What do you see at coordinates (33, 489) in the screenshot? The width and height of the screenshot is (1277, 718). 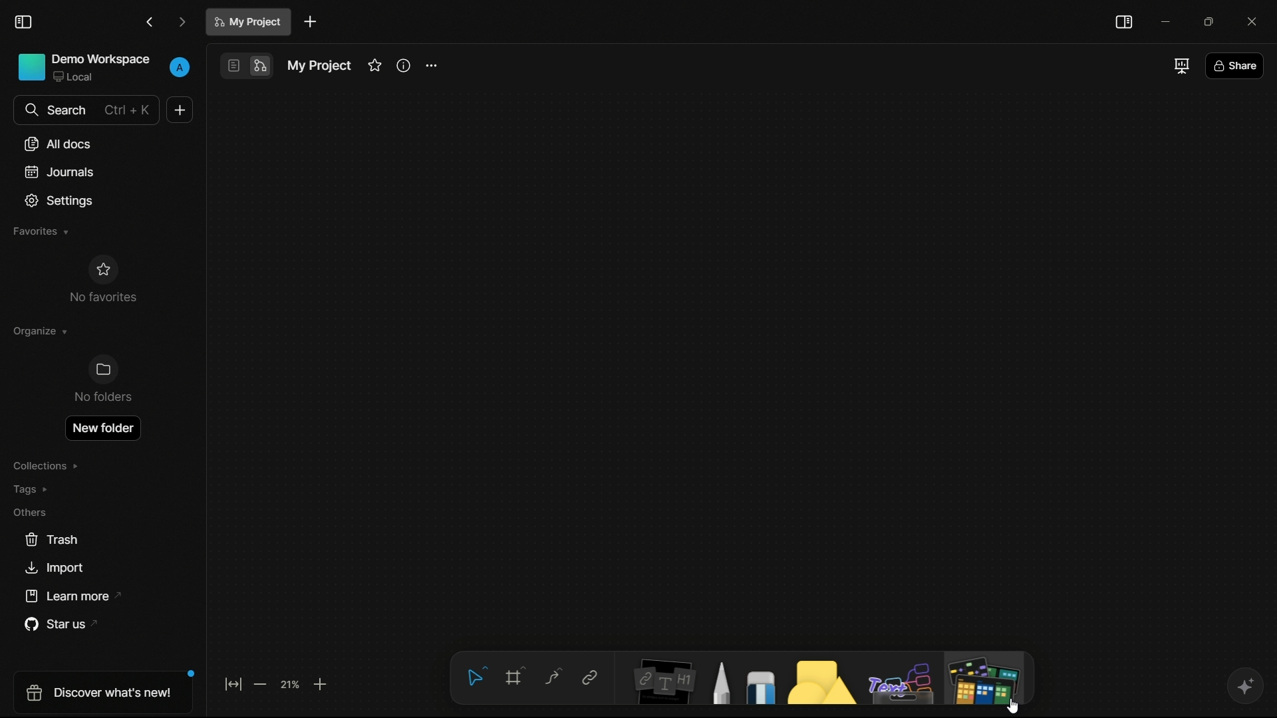 I see `tags` at bounding box center [33, 489].